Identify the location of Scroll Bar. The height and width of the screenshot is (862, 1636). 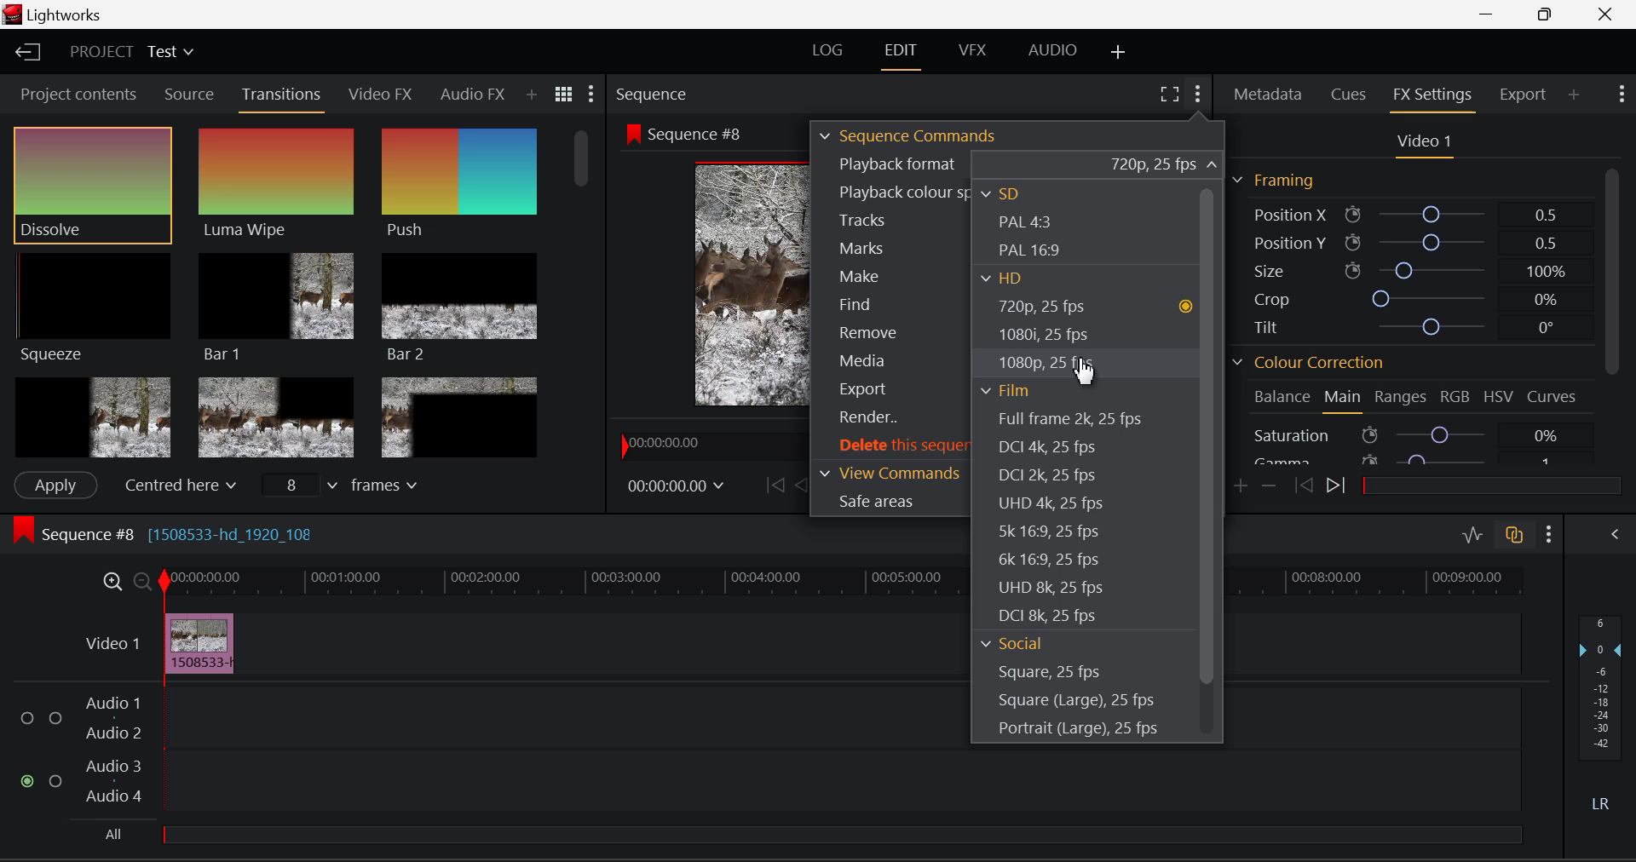
(1207, 461).